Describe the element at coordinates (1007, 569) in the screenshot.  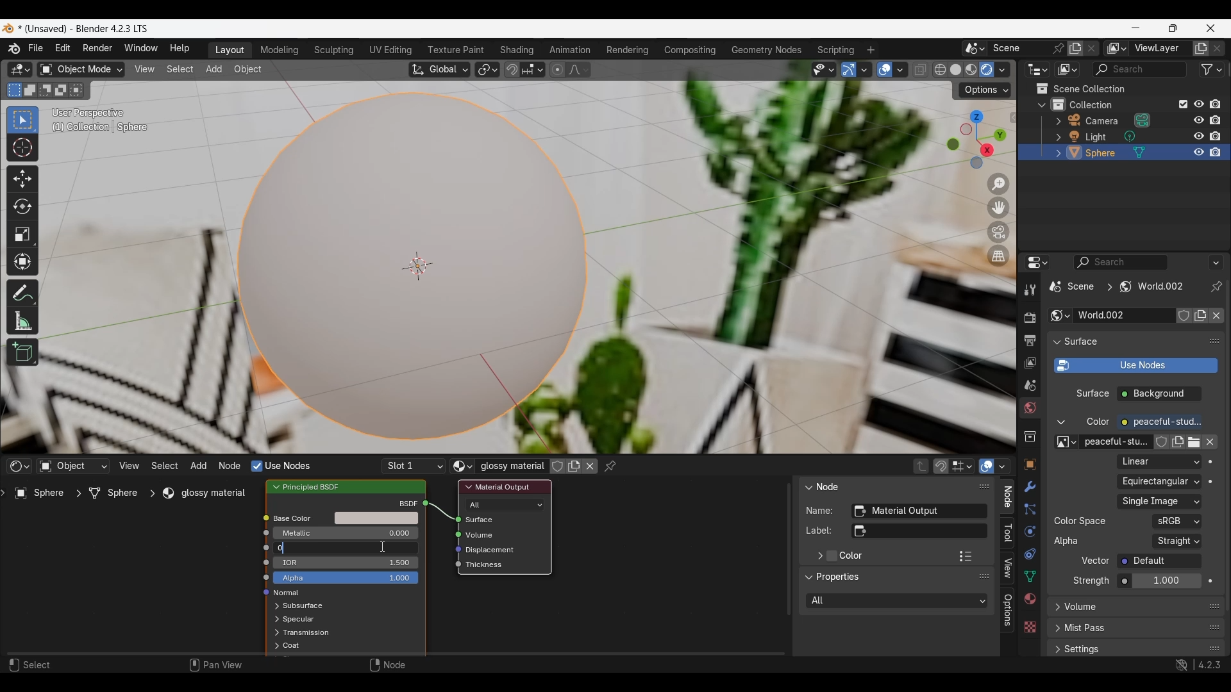
I see `View panel` at that location.